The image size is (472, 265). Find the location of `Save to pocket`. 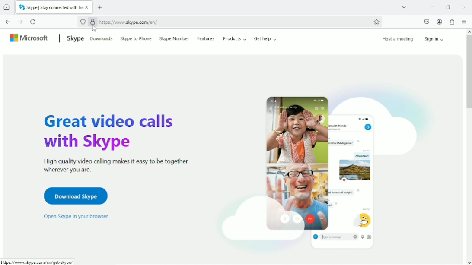

Save to pocket is located at coordinates (426, 22).